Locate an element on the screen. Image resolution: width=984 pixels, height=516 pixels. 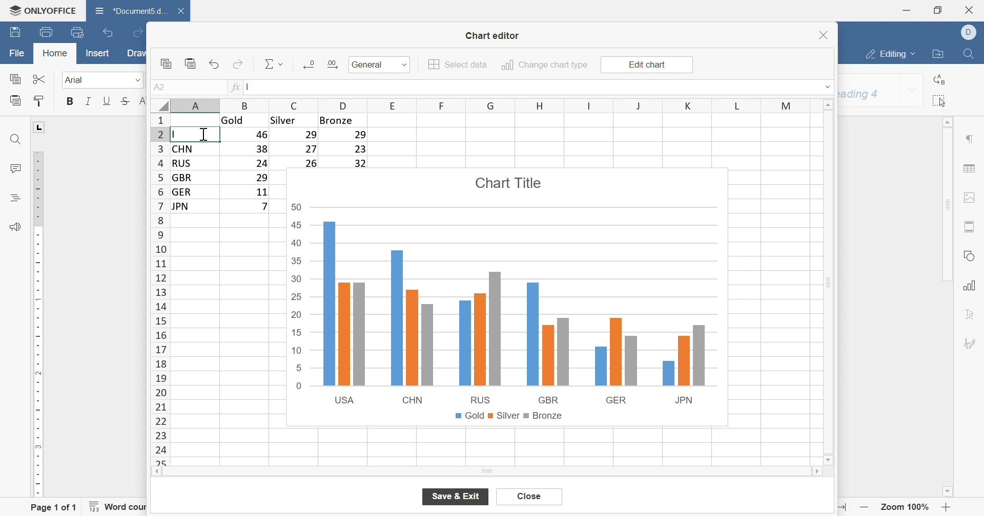
restore down is located at coordinates (937, 11).